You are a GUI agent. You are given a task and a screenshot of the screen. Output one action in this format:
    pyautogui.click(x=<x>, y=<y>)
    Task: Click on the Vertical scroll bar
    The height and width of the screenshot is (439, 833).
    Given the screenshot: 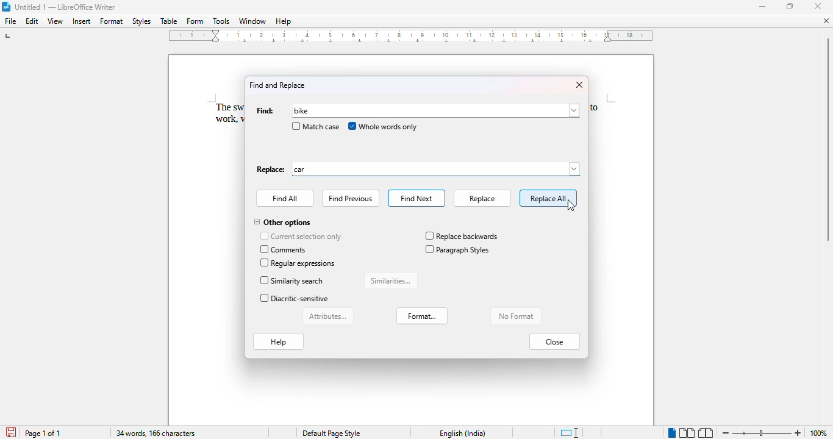 What is the action you would take?
    pyautogui.click(x=828, y=138)
    